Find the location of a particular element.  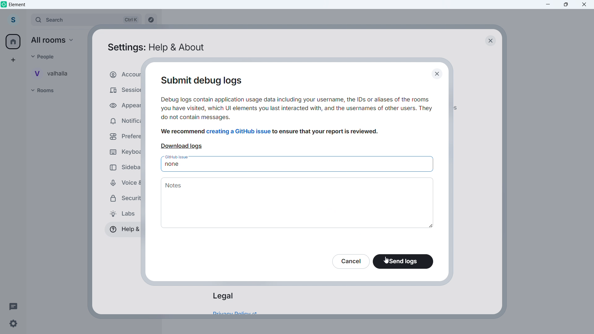

Close dialogue box  is located at coordinates (490, 40).